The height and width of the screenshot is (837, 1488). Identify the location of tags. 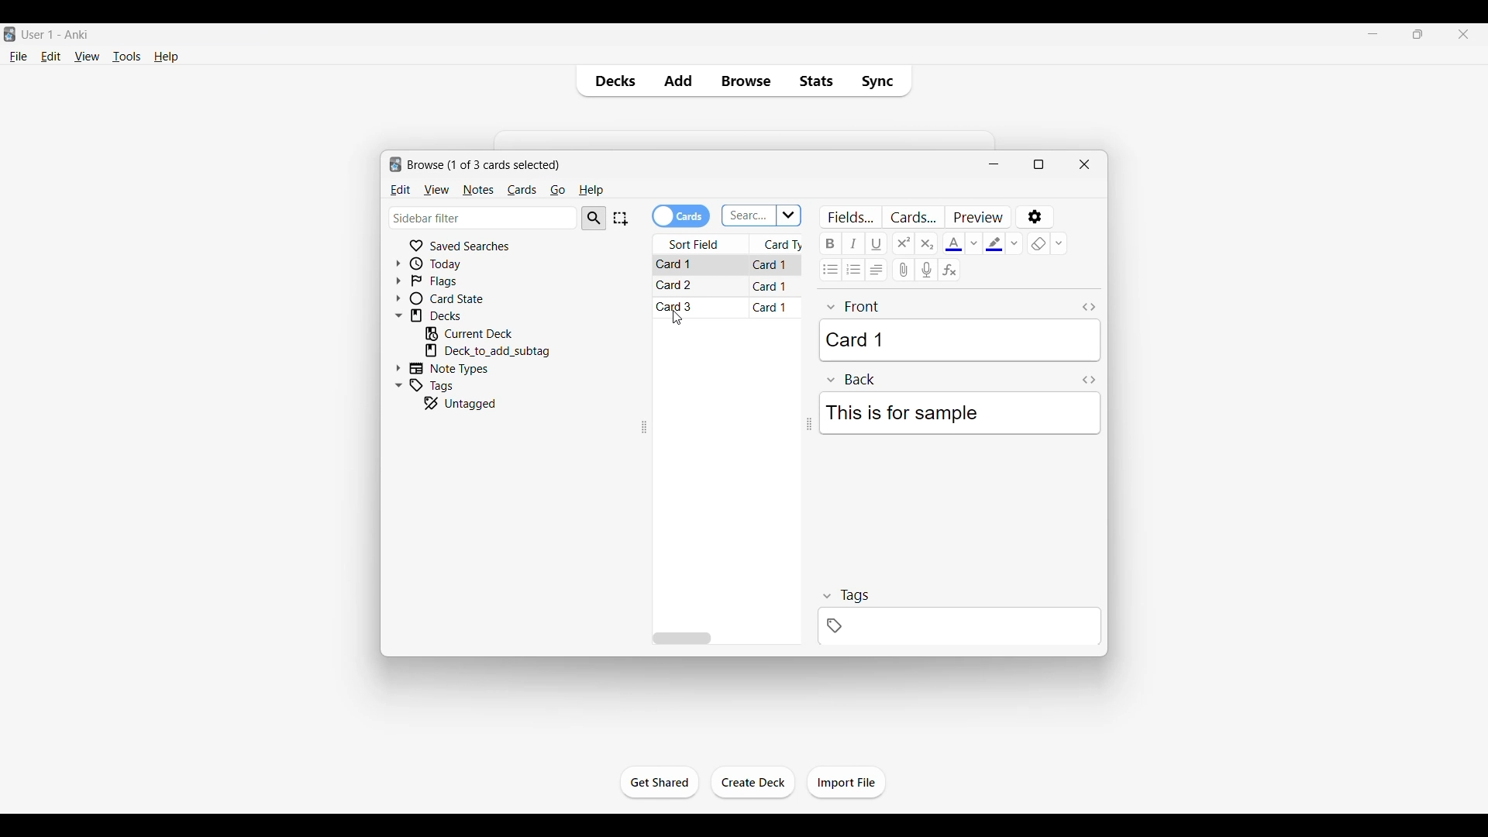
(846, 595).